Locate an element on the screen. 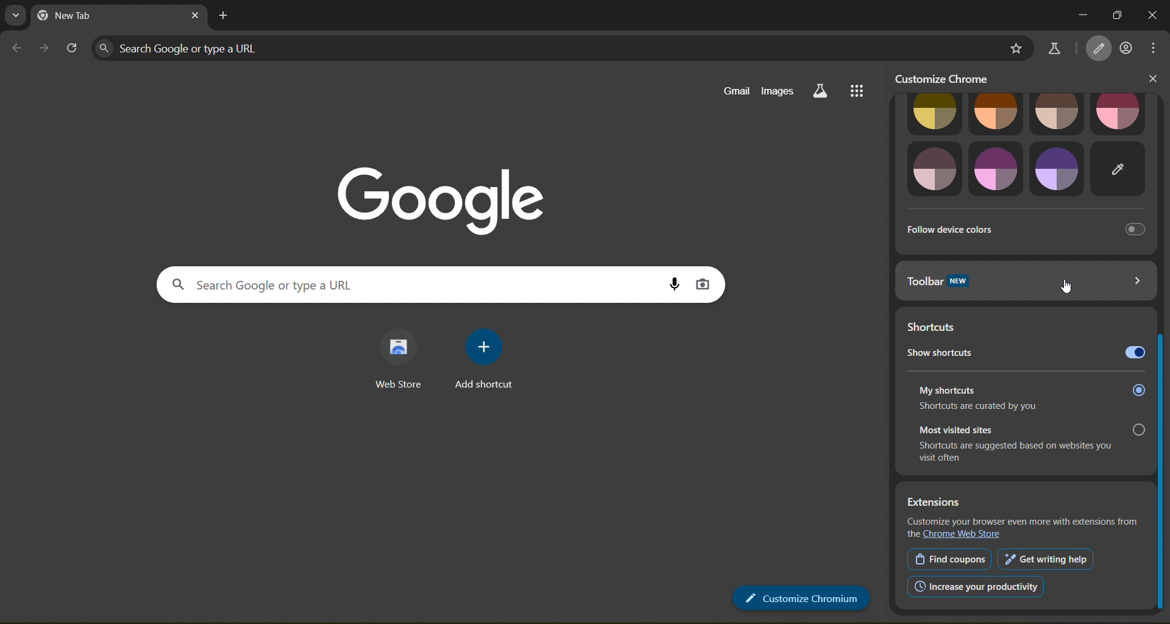 This screenshot has width=1170, height=624. search panel is located at coordinates (251, 48).